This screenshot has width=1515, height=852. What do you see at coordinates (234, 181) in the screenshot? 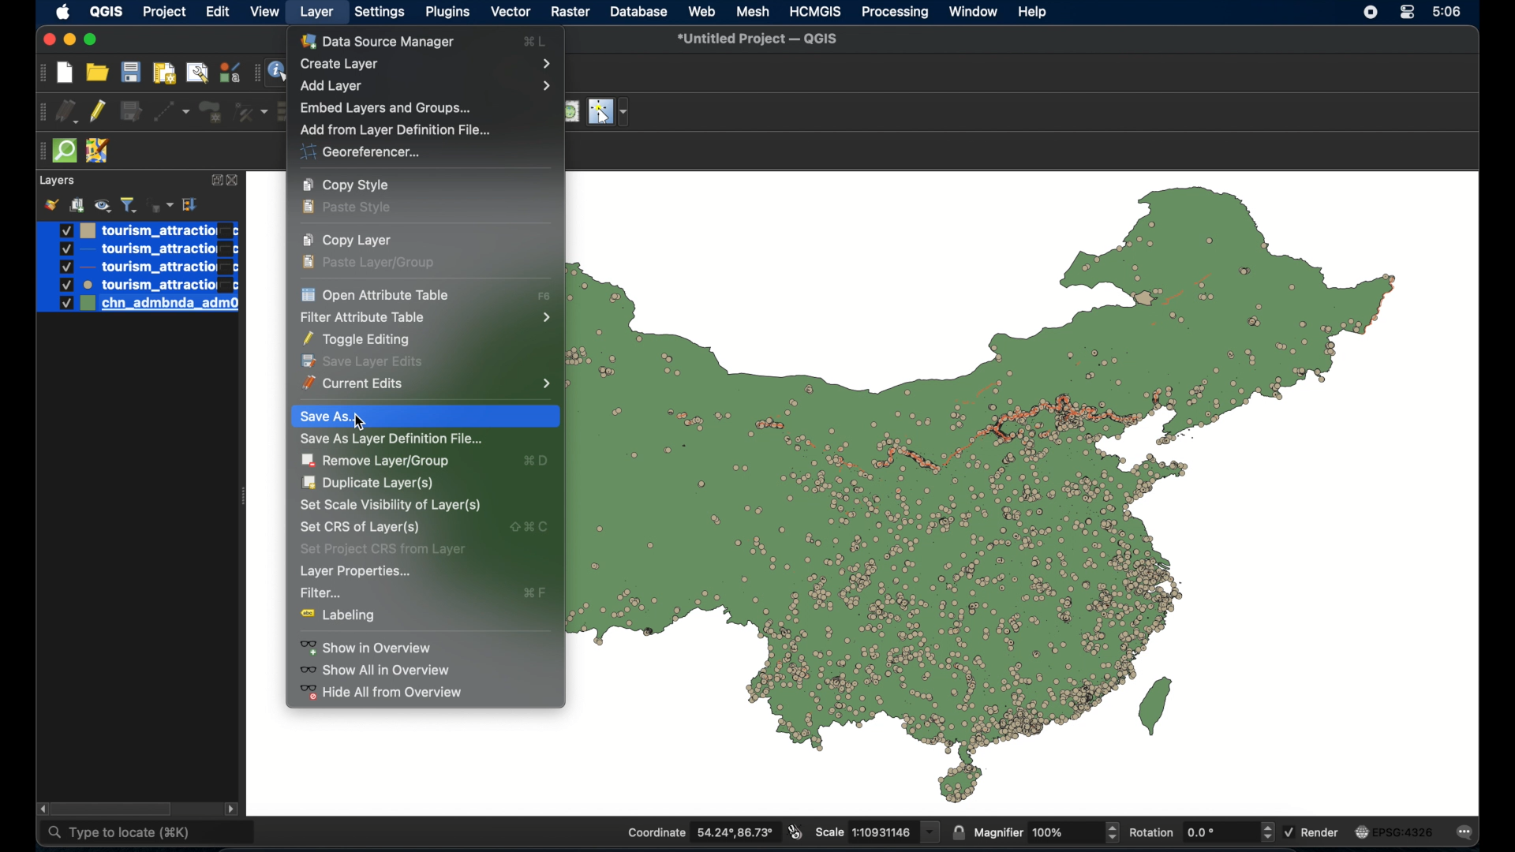
I see `close` at bounding box center [234, 181].